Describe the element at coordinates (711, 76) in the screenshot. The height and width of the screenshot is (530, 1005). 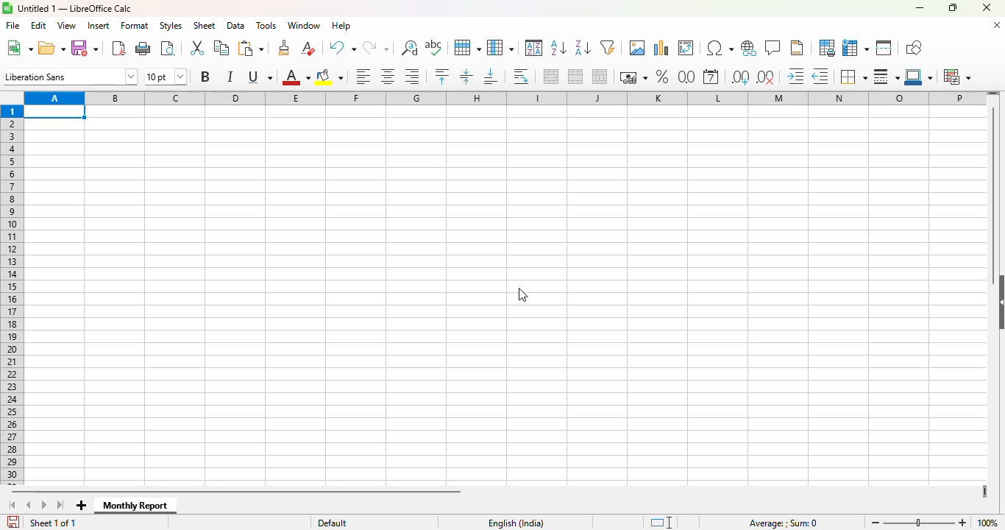
I see `format as date` at that location.